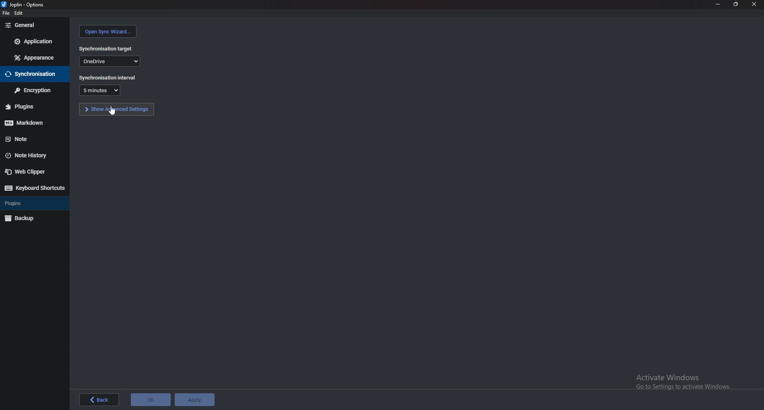 The width and height of the screenshot is (764, 410). I want to click on web clipper, so click(31, 172).